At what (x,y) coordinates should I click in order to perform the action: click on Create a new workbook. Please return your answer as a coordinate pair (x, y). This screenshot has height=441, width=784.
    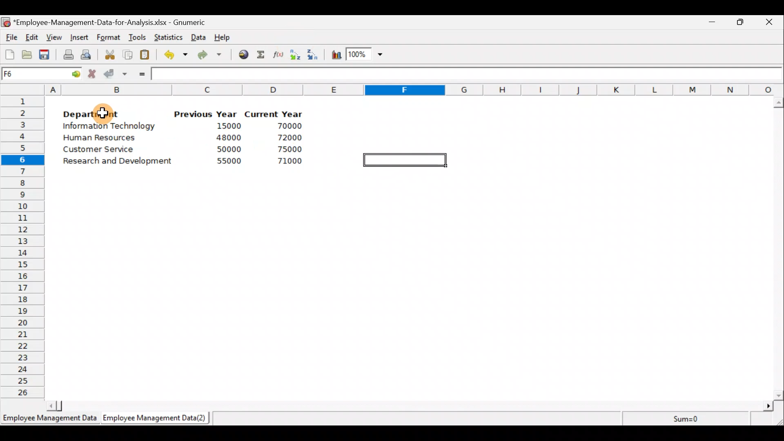
    Looking at the image, I should click on (10, 54).